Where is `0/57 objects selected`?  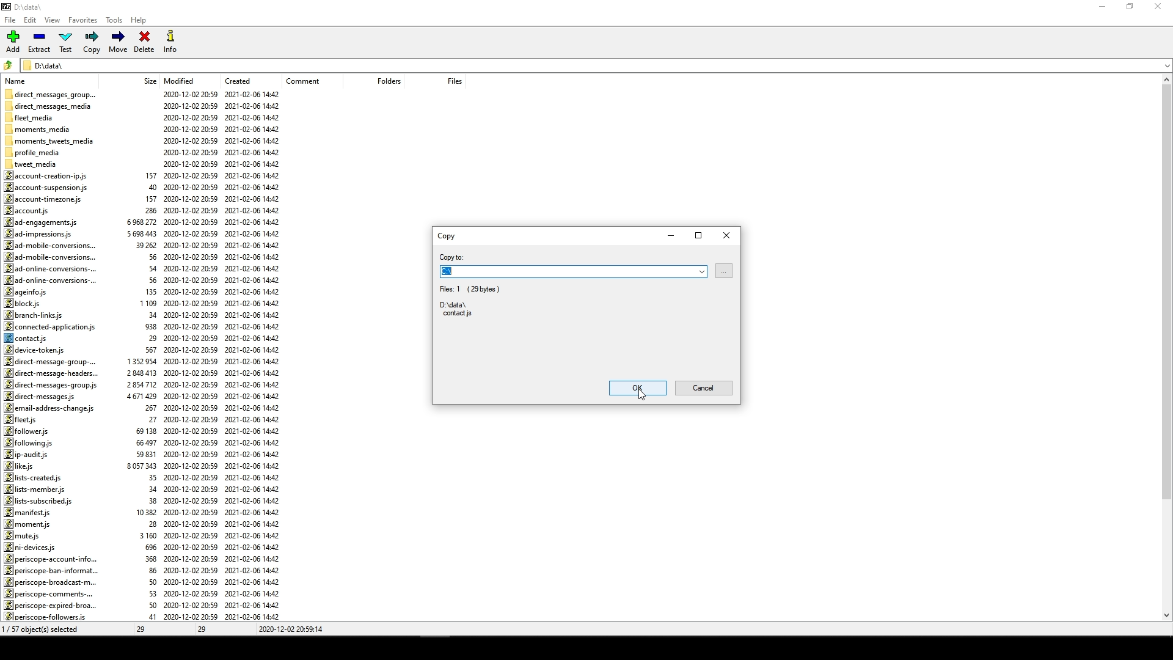
0/57 objects selected is located at coordinates (51, 629).